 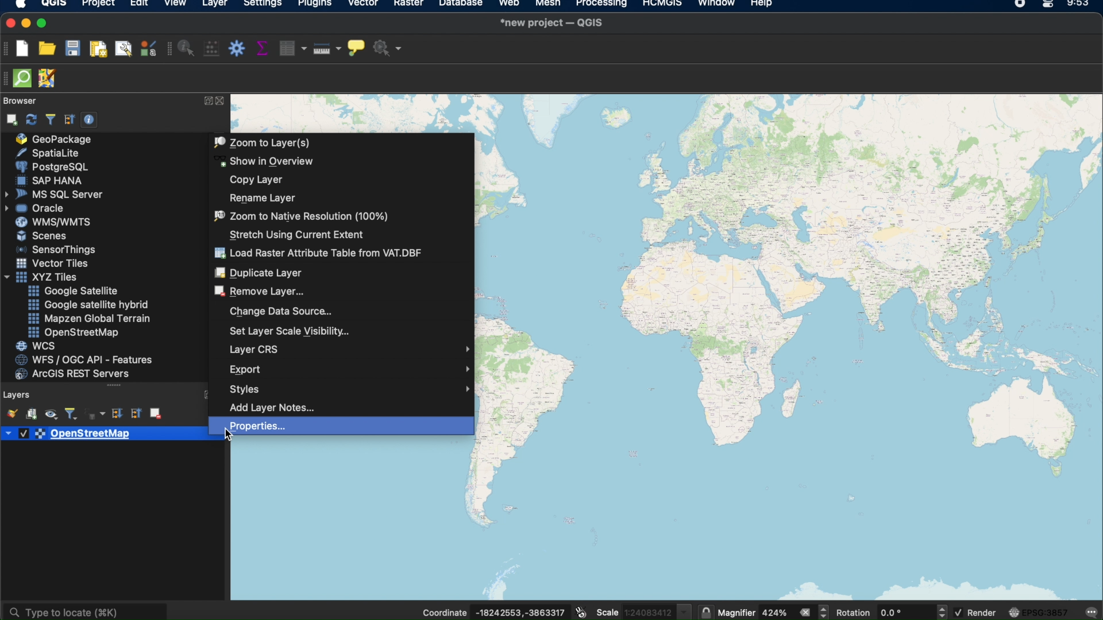 What do you see at coordinates (263, 197) in the screenshot?
I see `rename layer` at bounding box center [263, 197].